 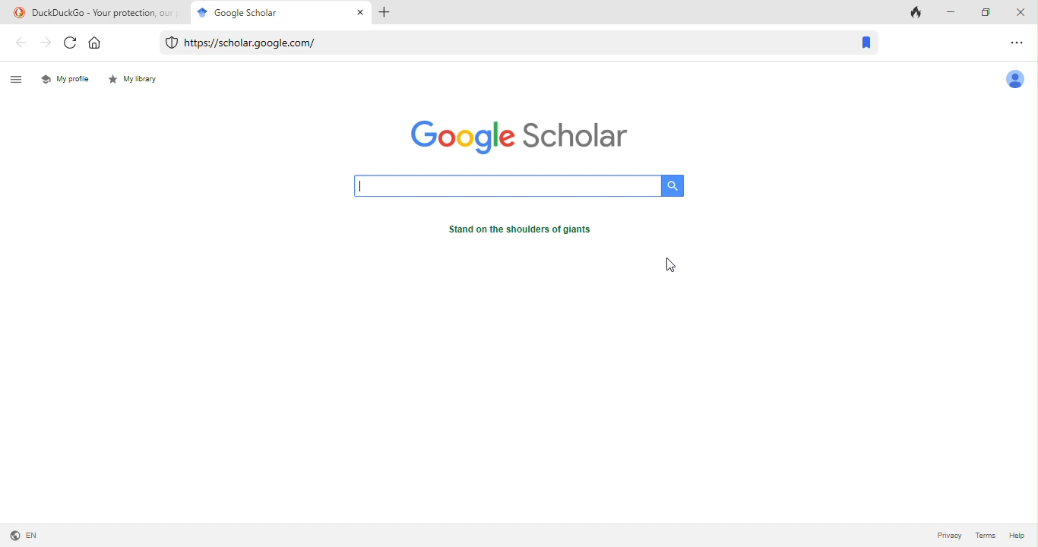 I want to click on refresh, so click(x=71, y=45).